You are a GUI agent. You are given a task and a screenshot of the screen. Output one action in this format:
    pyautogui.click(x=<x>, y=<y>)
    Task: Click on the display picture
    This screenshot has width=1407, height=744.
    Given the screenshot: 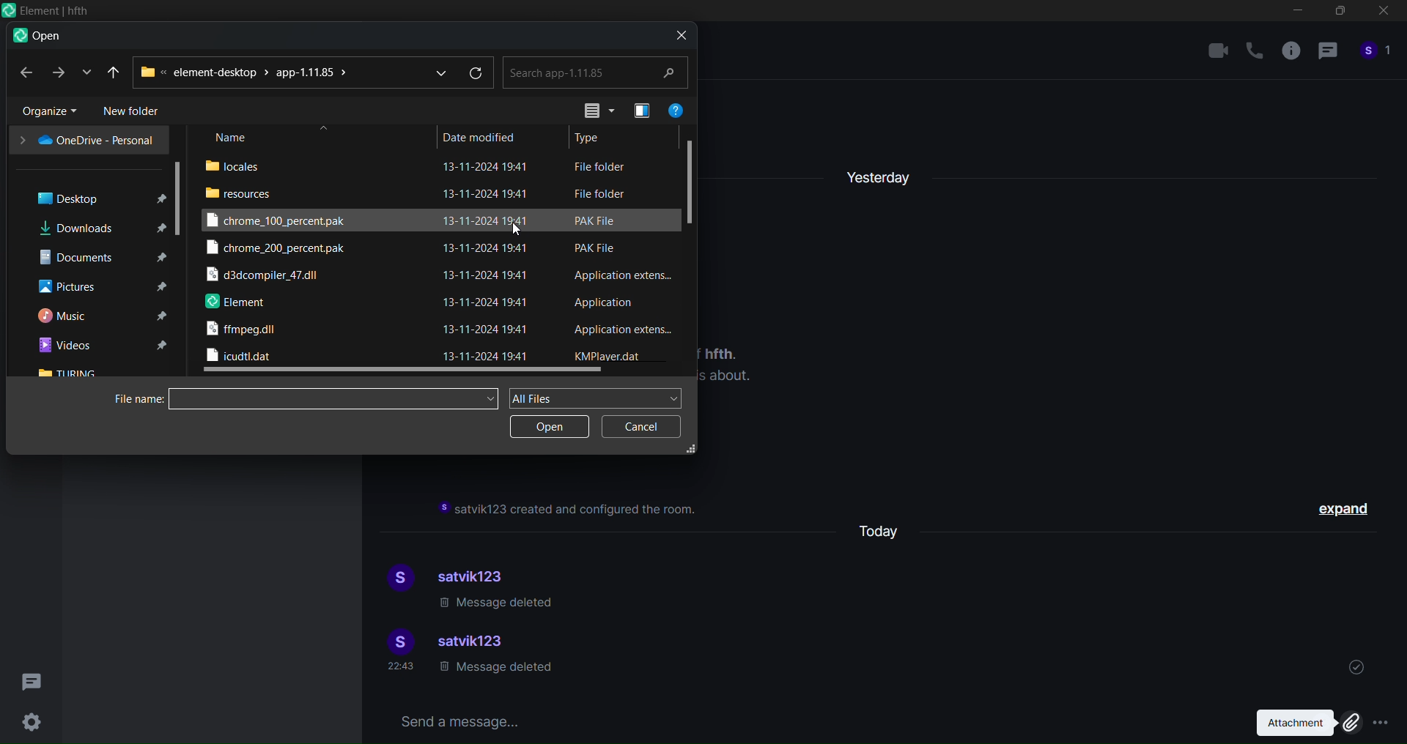 What is the action you would take?
    pyautogui.click(x=396, y=579)
    